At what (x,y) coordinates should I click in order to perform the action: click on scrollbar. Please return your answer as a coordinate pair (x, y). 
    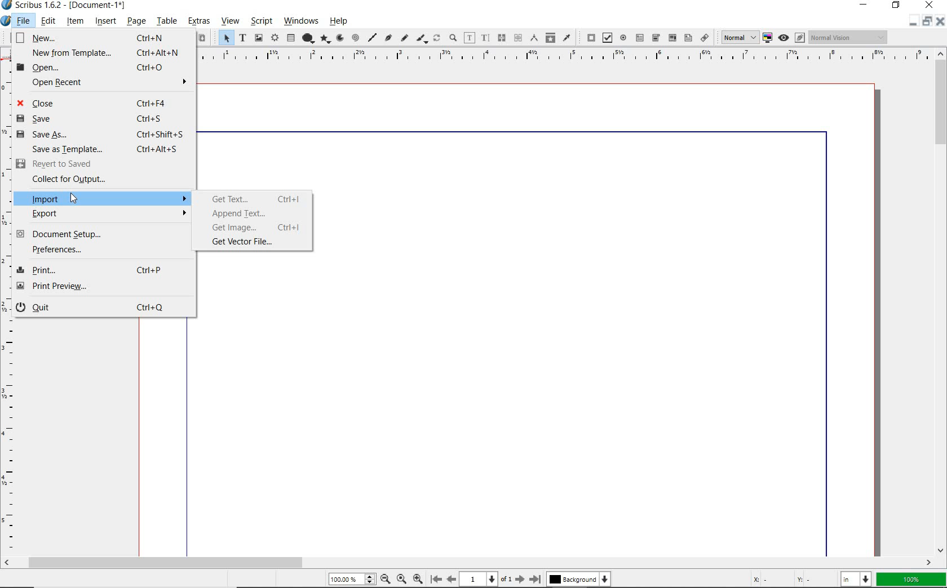
    Looking at the image, I should click on (468, 564).